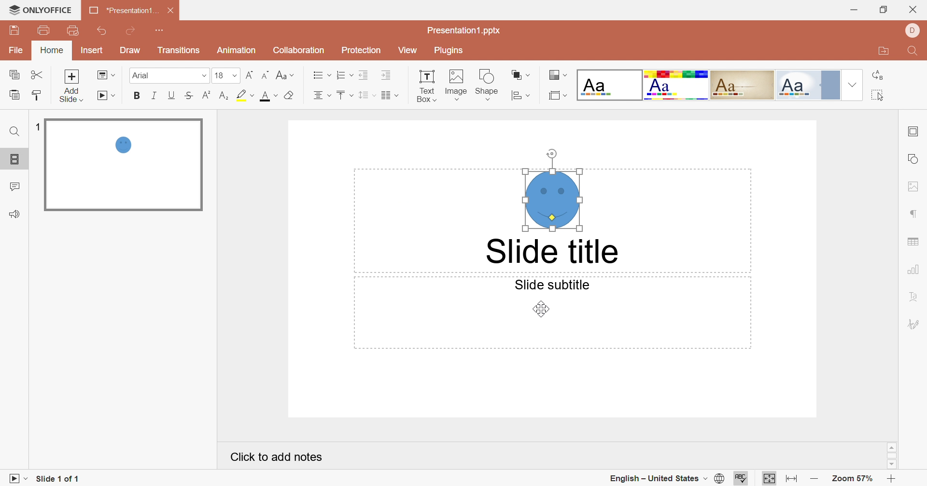  I want to click on ONLYOFFICE, so click(41, 10).